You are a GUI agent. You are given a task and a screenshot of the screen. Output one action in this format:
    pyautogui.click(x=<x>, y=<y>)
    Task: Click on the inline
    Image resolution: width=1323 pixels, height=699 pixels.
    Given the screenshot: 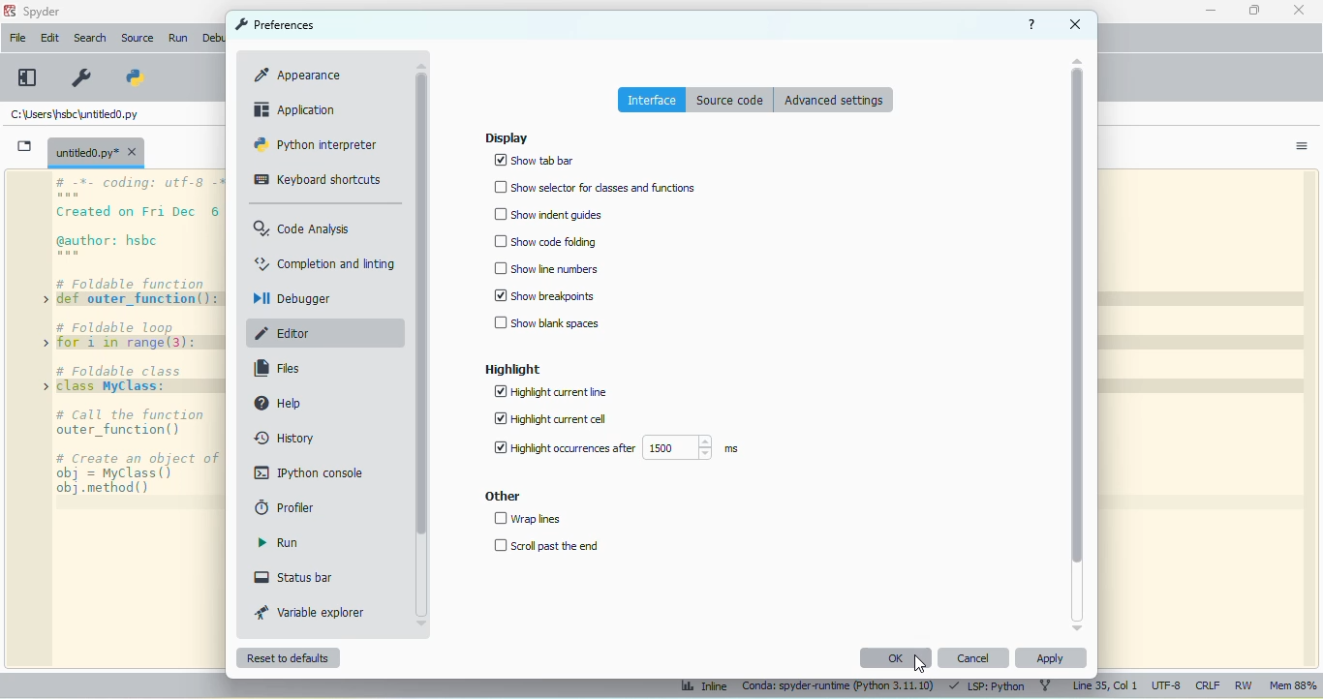 What is the action you would take?
    pyautogui.click(x=702, y=688)
    